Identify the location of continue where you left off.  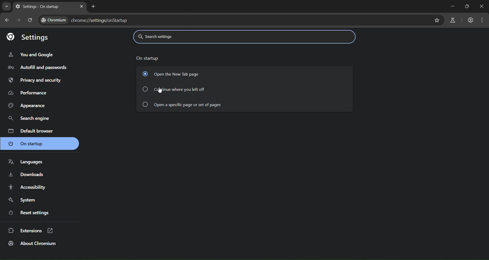
(175, 90).